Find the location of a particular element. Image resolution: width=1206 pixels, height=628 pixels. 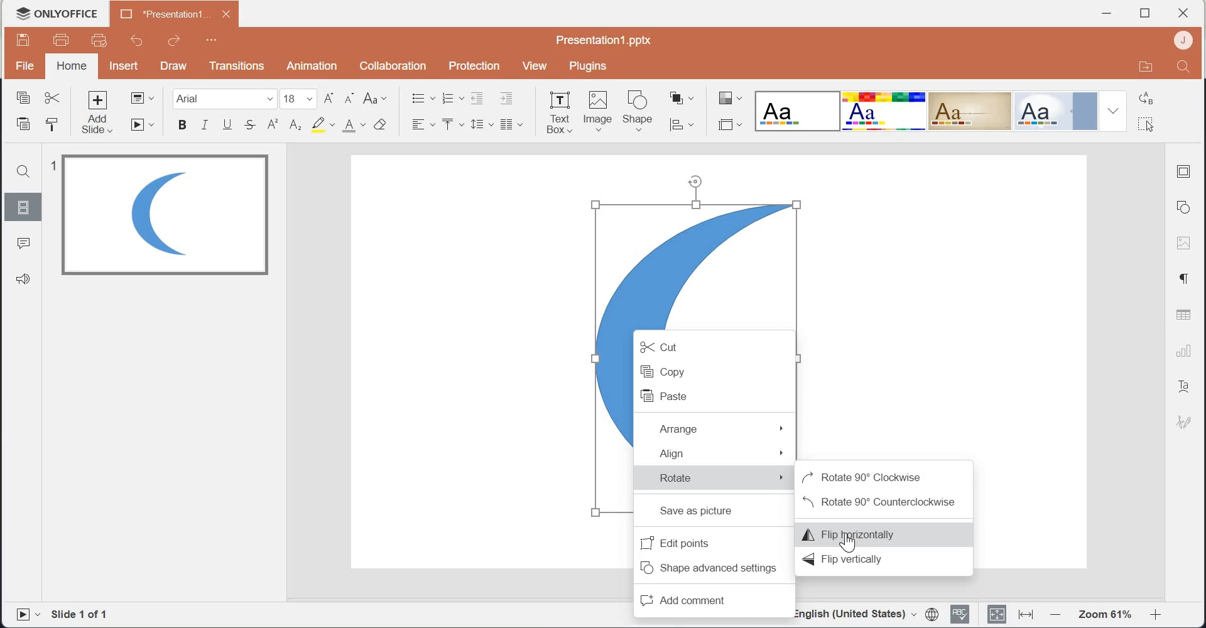

Slides is located at coordinates (23, 205).